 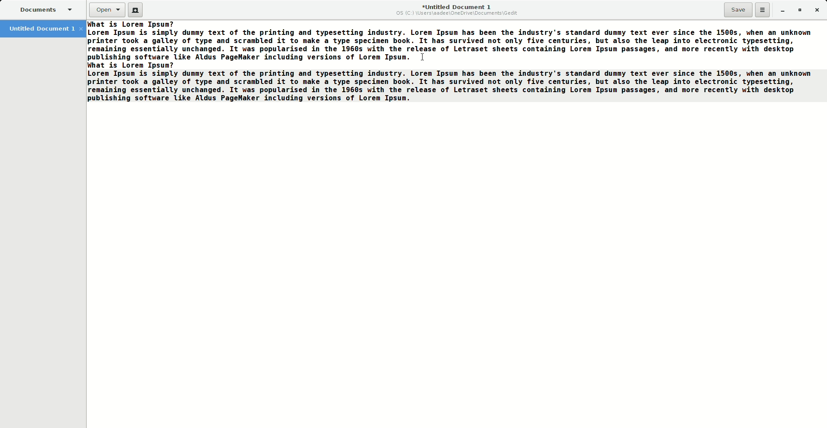 I want to click on Untitled Document 1, so click(x=457, y=10).